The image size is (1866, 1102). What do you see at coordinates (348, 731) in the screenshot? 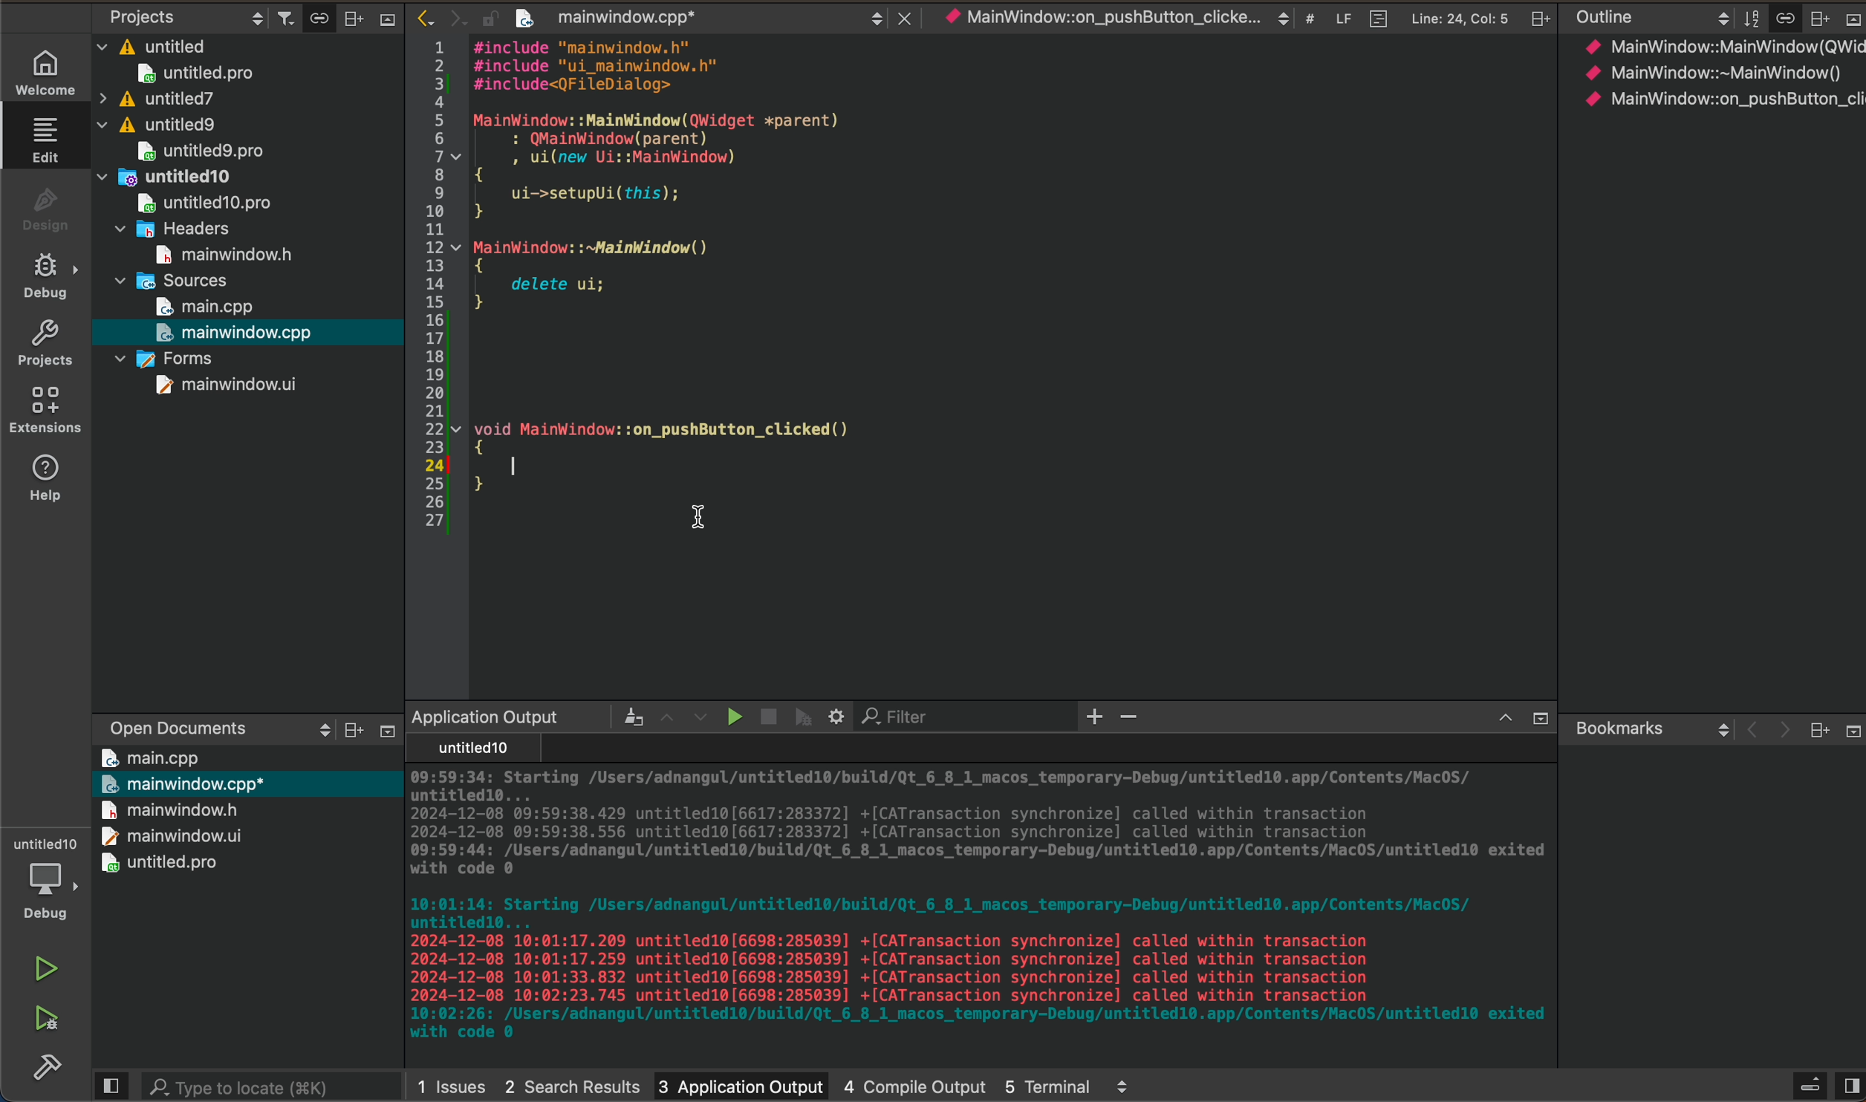
I see `` at bounding box center [348, 731].